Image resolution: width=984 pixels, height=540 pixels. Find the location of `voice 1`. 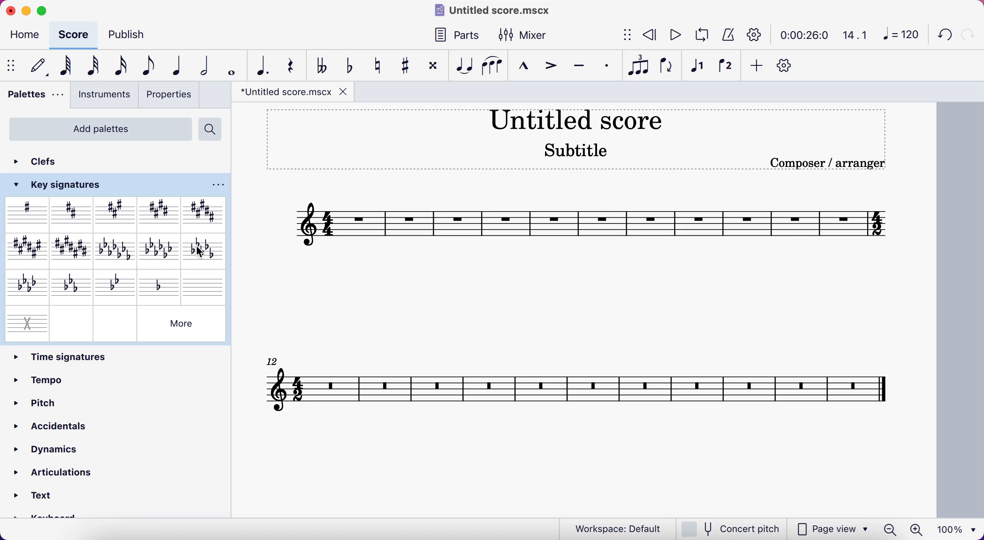

voice 1 is located at coordinates (700, 68).